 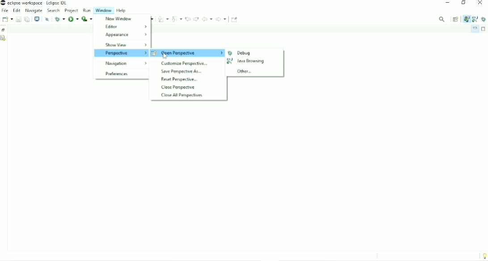 I want to click on Close Perspective, so click(x=178, y=88).